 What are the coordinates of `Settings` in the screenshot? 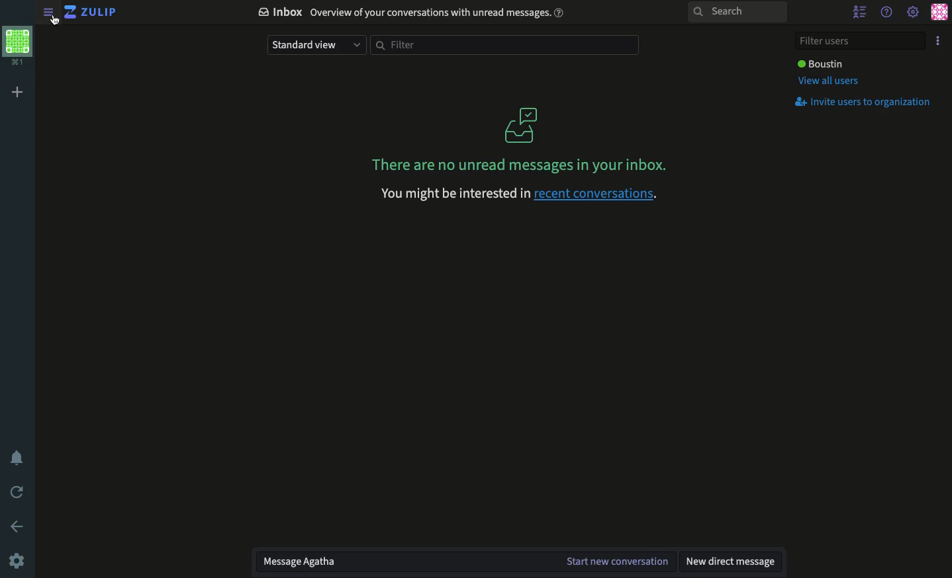 It's located at (914, 13).